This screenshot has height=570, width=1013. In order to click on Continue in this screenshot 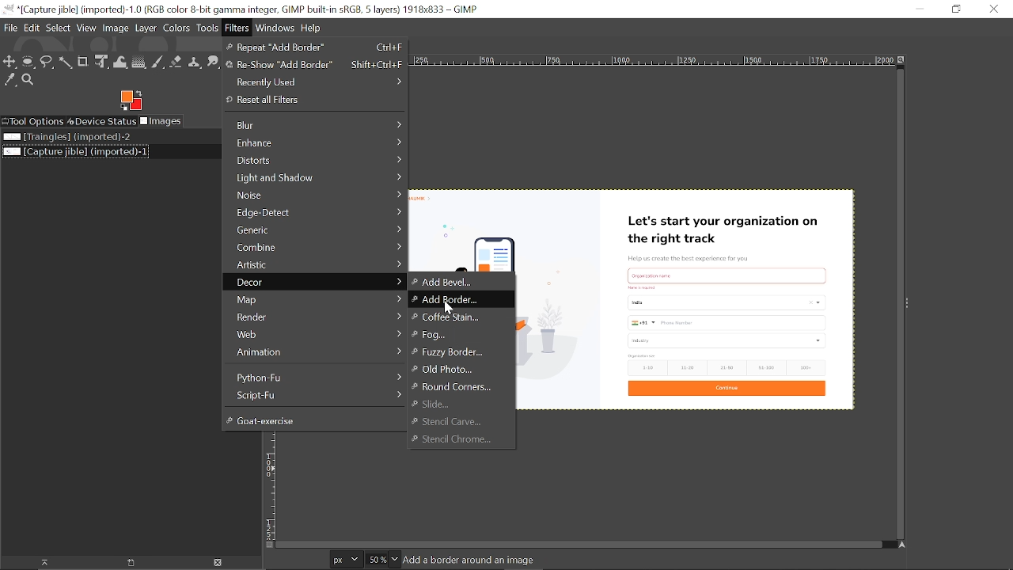, I will do `click(729, 389)`.